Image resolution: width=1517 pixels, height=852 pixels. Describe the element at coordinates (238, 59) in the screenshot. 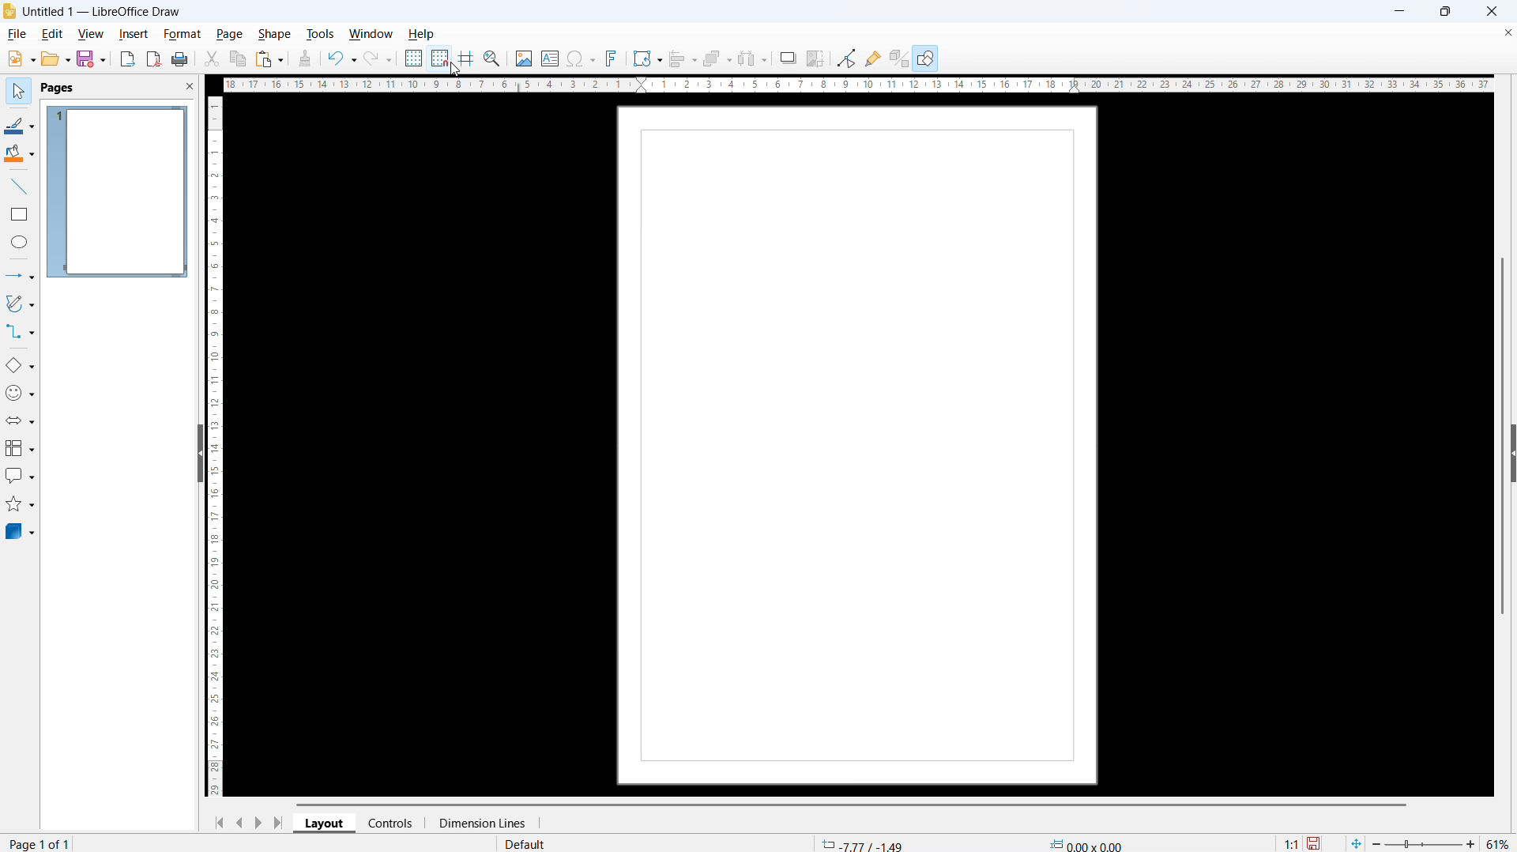

I see `copy ` at that location.